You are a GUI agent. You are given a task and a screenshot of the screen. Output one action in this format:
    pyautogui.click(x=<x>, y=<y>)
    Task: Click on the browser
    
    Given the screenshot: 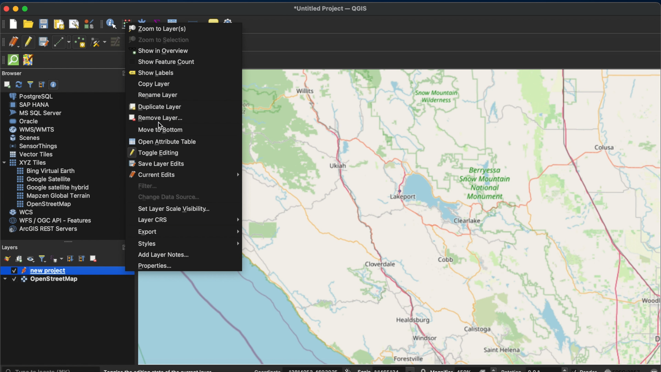 What is the action you would take?
    pyautogui.click(x=12, y=73)
    